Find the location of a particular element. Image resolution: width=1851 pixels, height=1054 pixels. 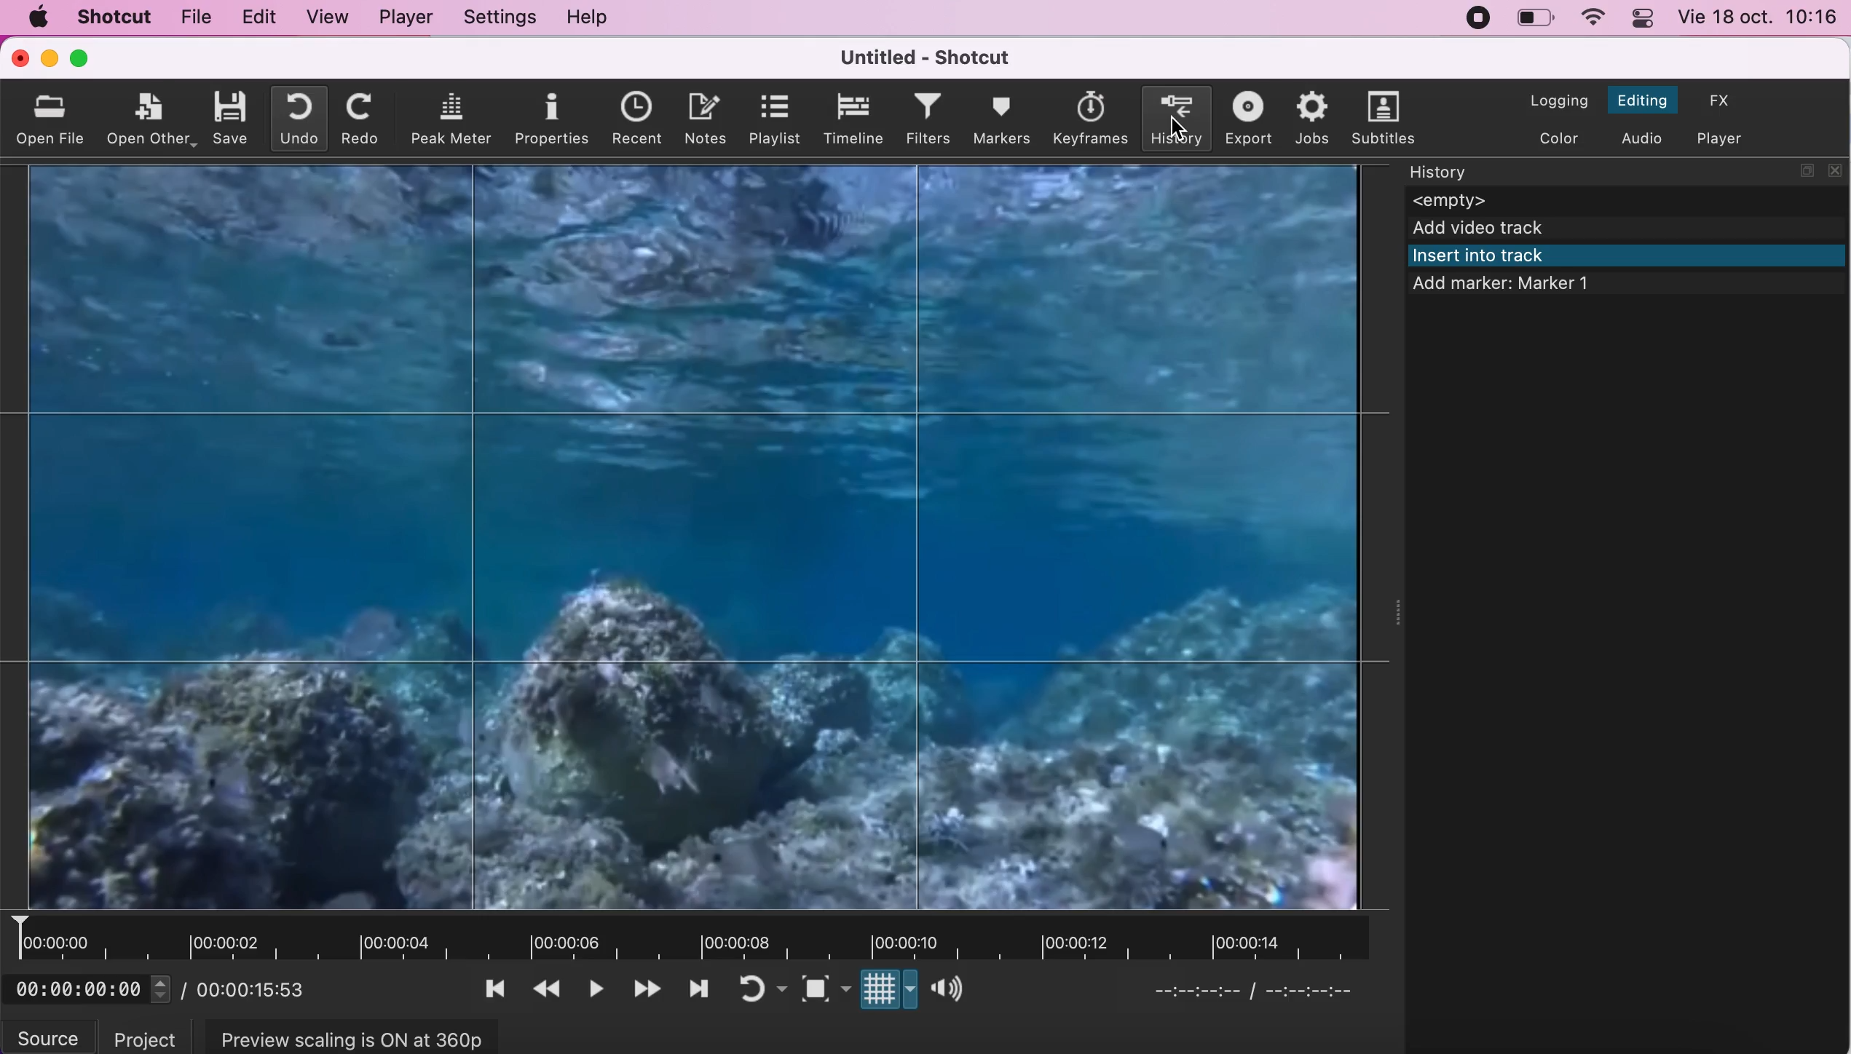

switch to the editing layout is located at coordinates (1644, 95).